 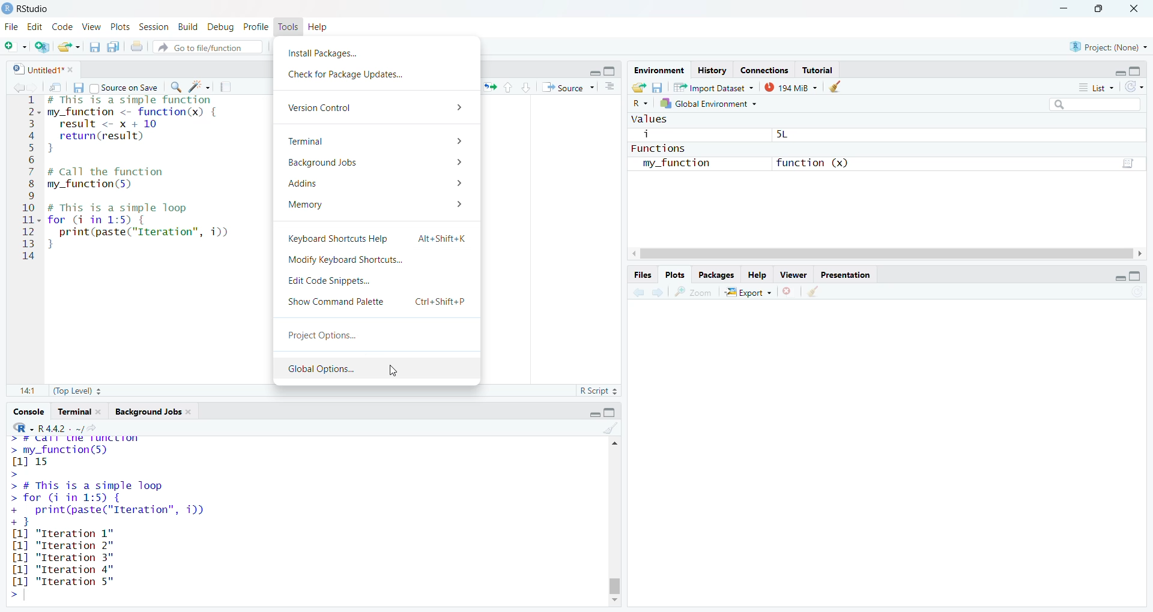 I want to click on typing cursor, so click(x=52, y=258).